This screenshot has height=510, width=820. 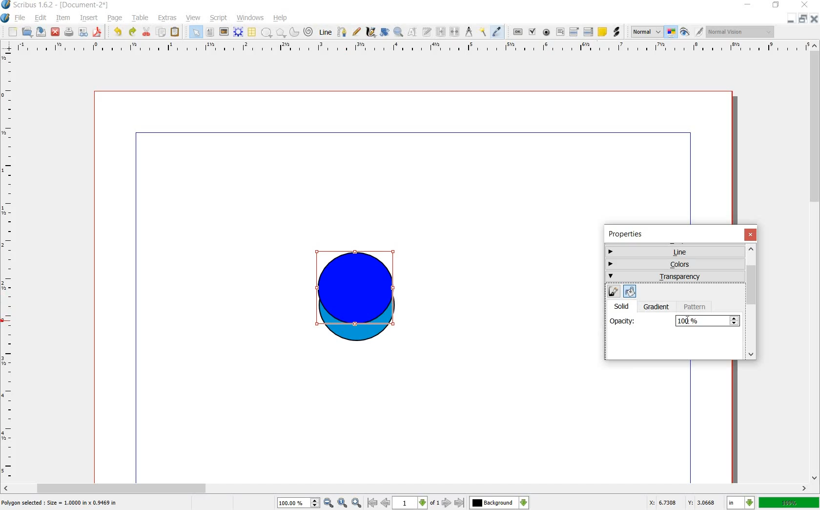 What do you see at coordinates (483, 33) in the screenshot?
I see `copy item properties` at bounding box center [483, 33].